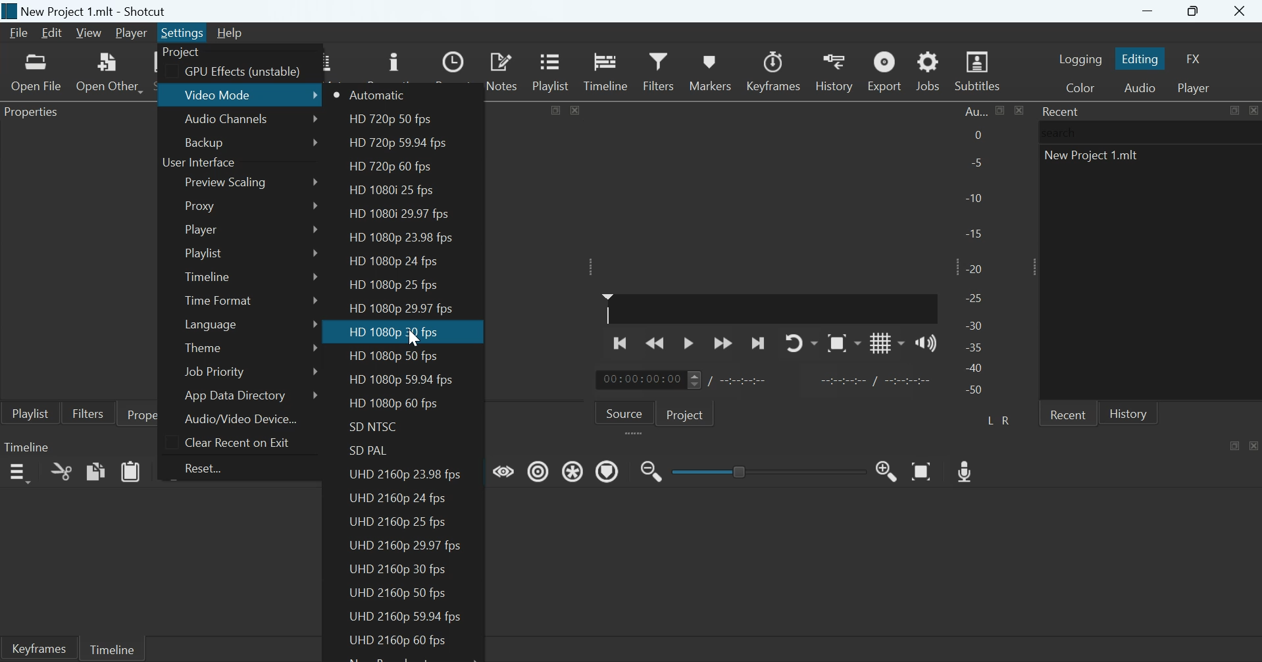 The width and height of the screenshot is (1262, 662). Describe the element at coordinates (592, 267) in the screenshot. I see `Expand` at that location.